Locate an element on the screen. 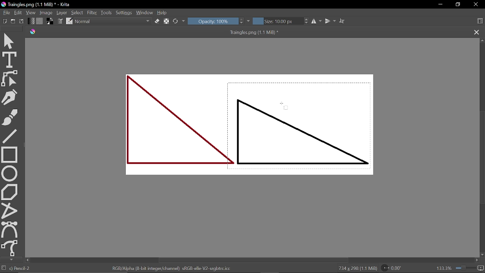 This screenshot has height=273, width=485. Edit shapes tool is located at coordinates (9, 78).